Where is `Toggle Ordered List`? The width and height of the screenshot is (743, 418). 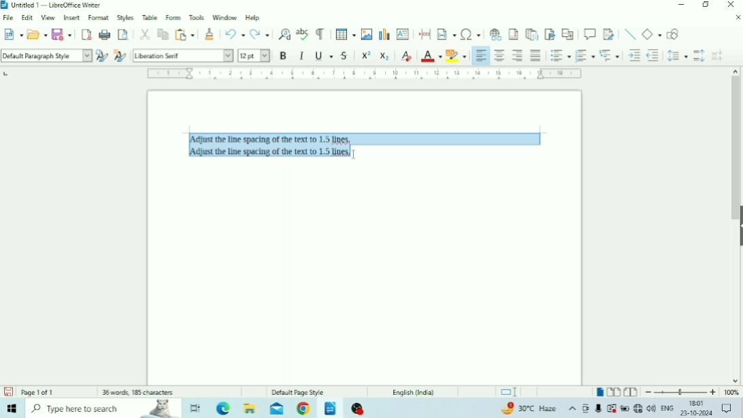
Toggle Ordered List is located at coordinates (584, 54).